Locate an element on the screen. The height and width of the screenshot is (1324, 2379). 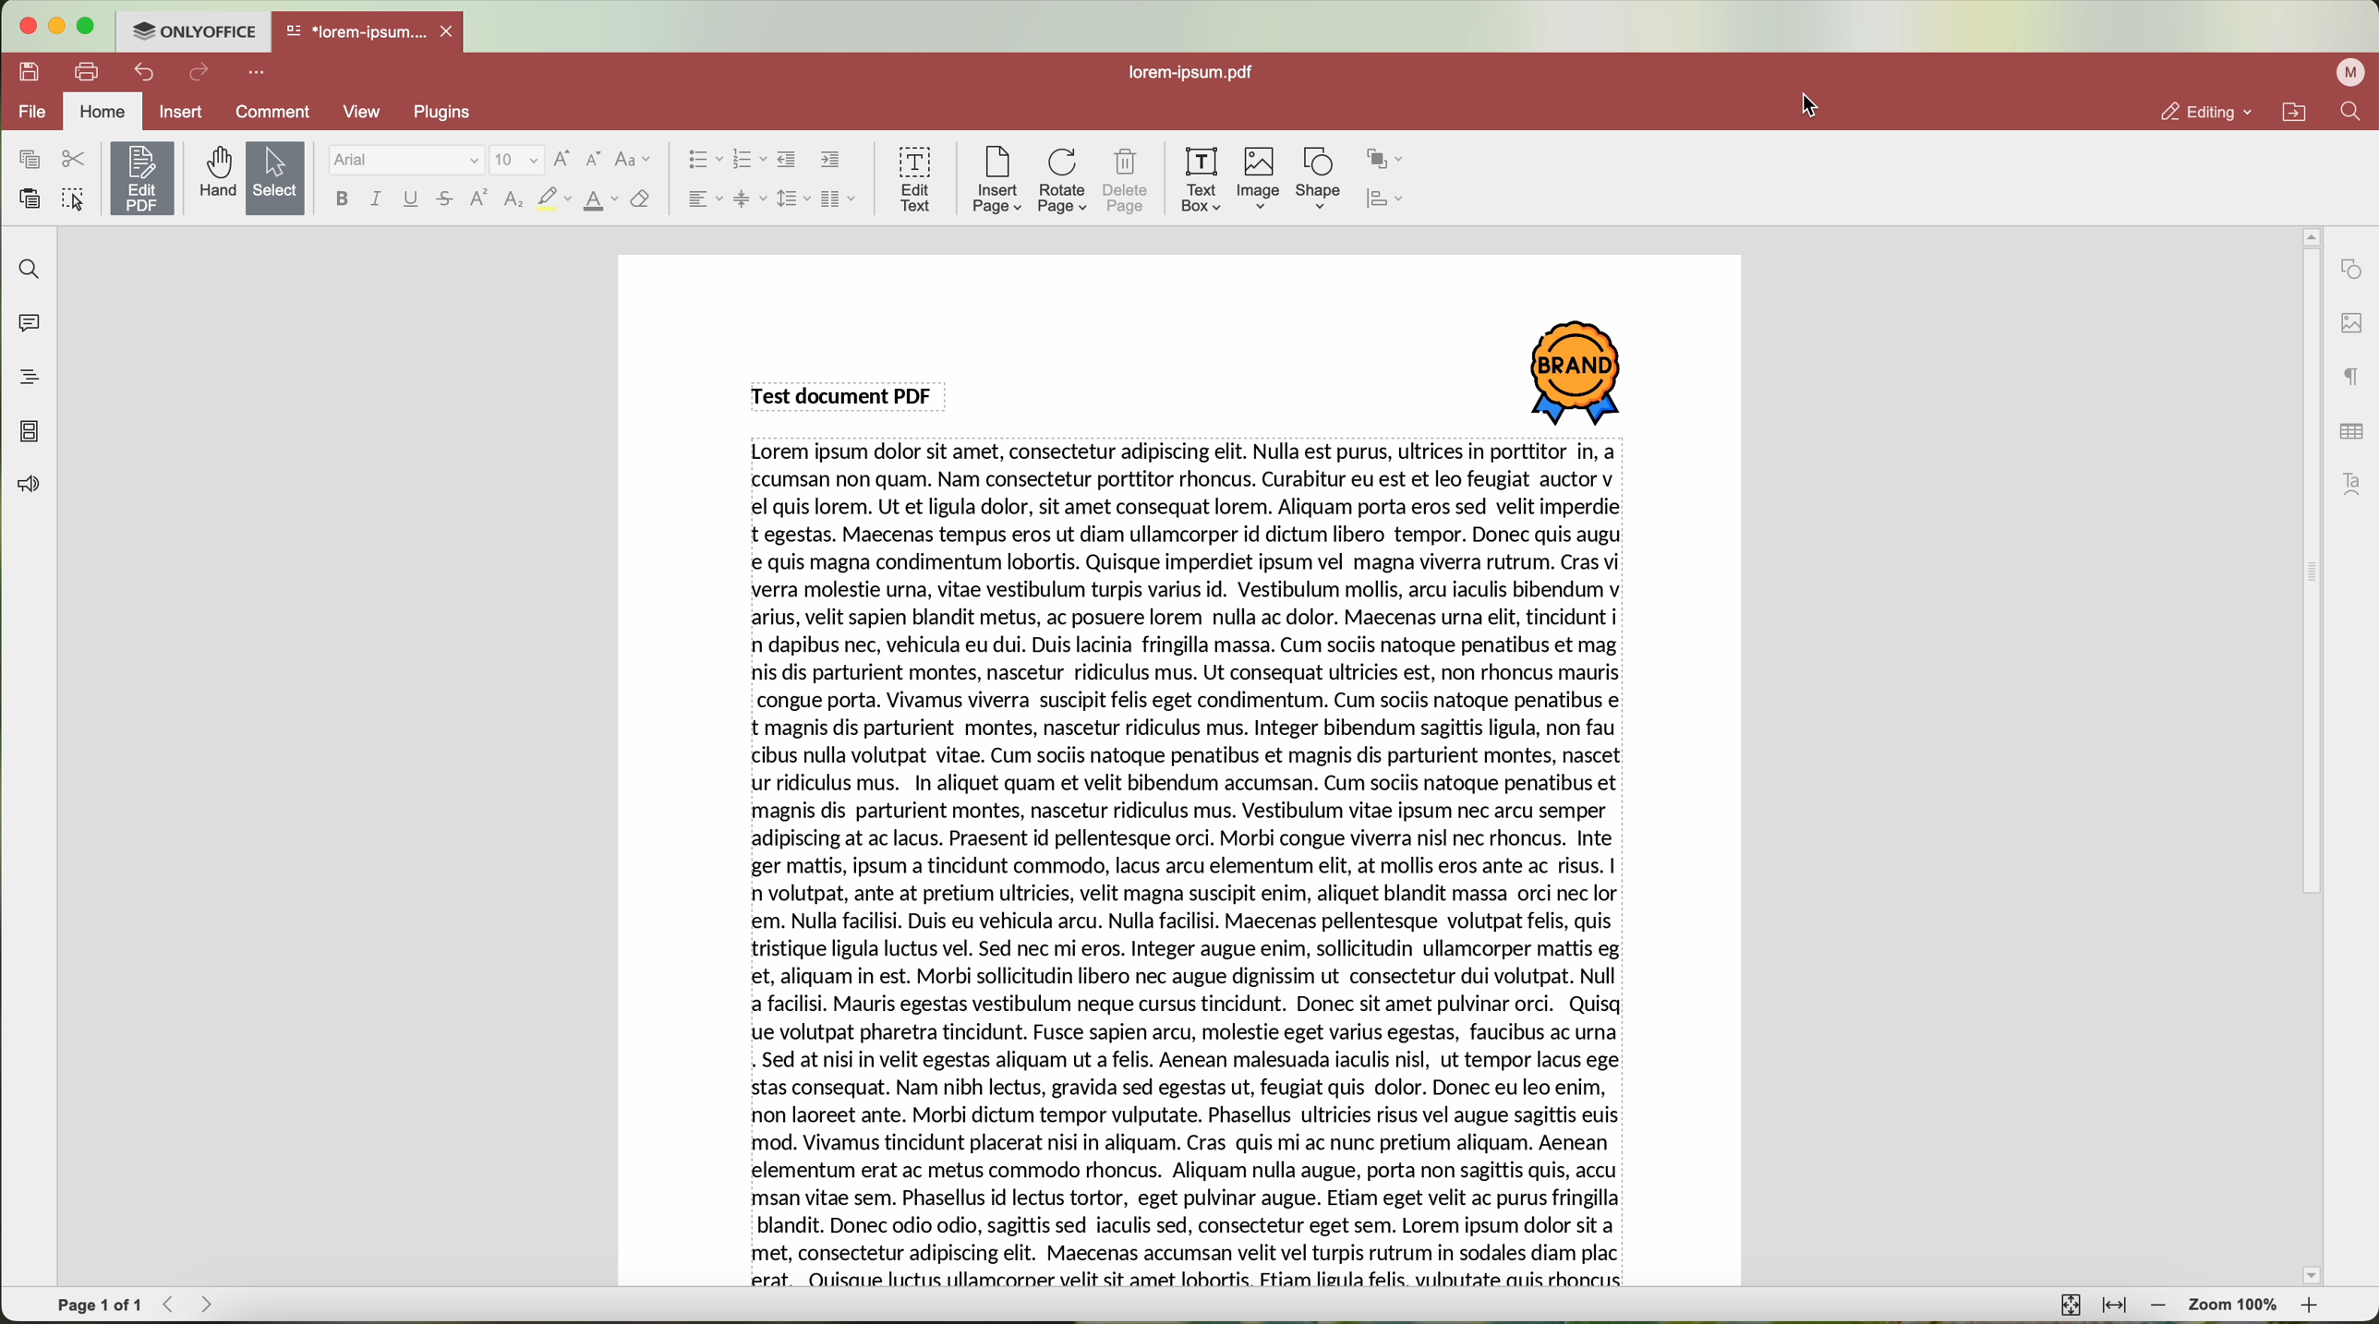
bullet list is located at coordinates (700, 161).